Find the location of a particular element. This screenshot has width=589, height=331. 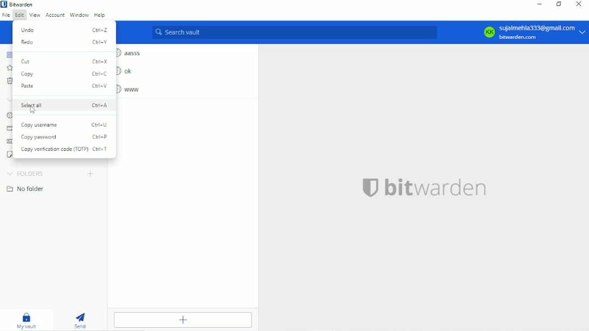

No folder is located at coordinates (26, 189).